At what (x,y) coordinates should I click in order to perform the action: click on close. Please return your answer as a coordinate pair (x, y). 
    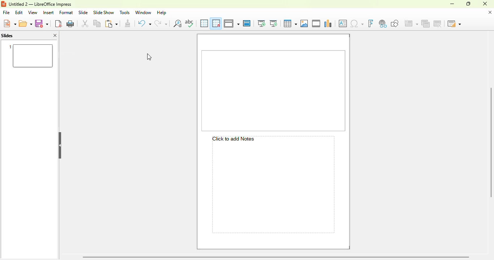
    Looking at the image, I should click on (485, 4).